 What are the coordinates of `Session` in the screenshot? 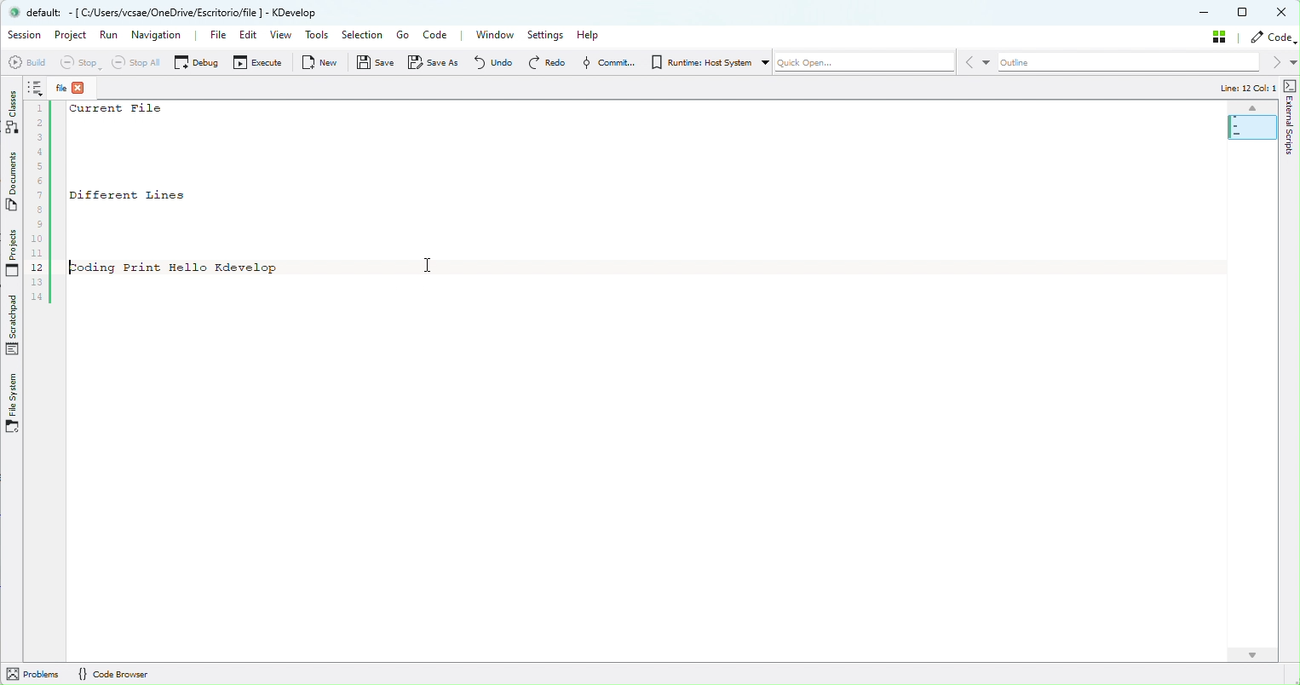 It's located at (25, 35).